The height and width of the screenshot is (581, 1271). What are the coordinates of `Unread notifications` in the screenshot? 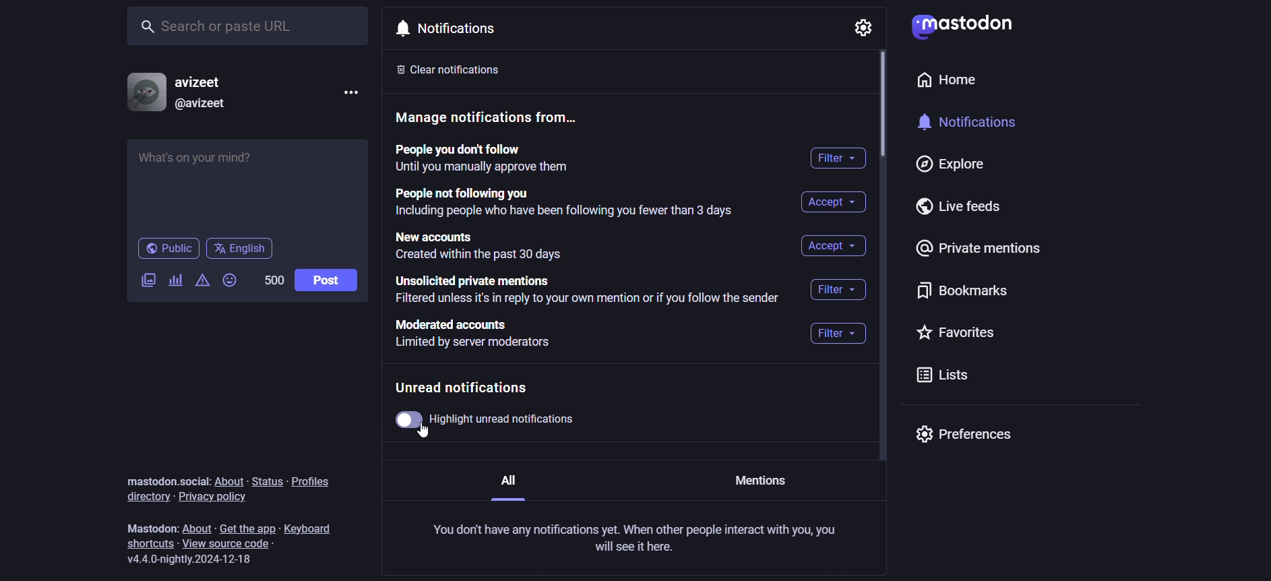 It's located at (464, 390).